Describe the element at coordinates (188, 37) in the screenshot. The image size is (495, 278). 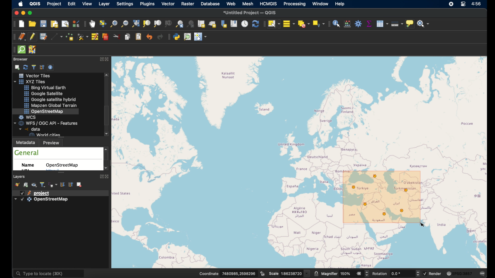
I see `osm place search` at that location.